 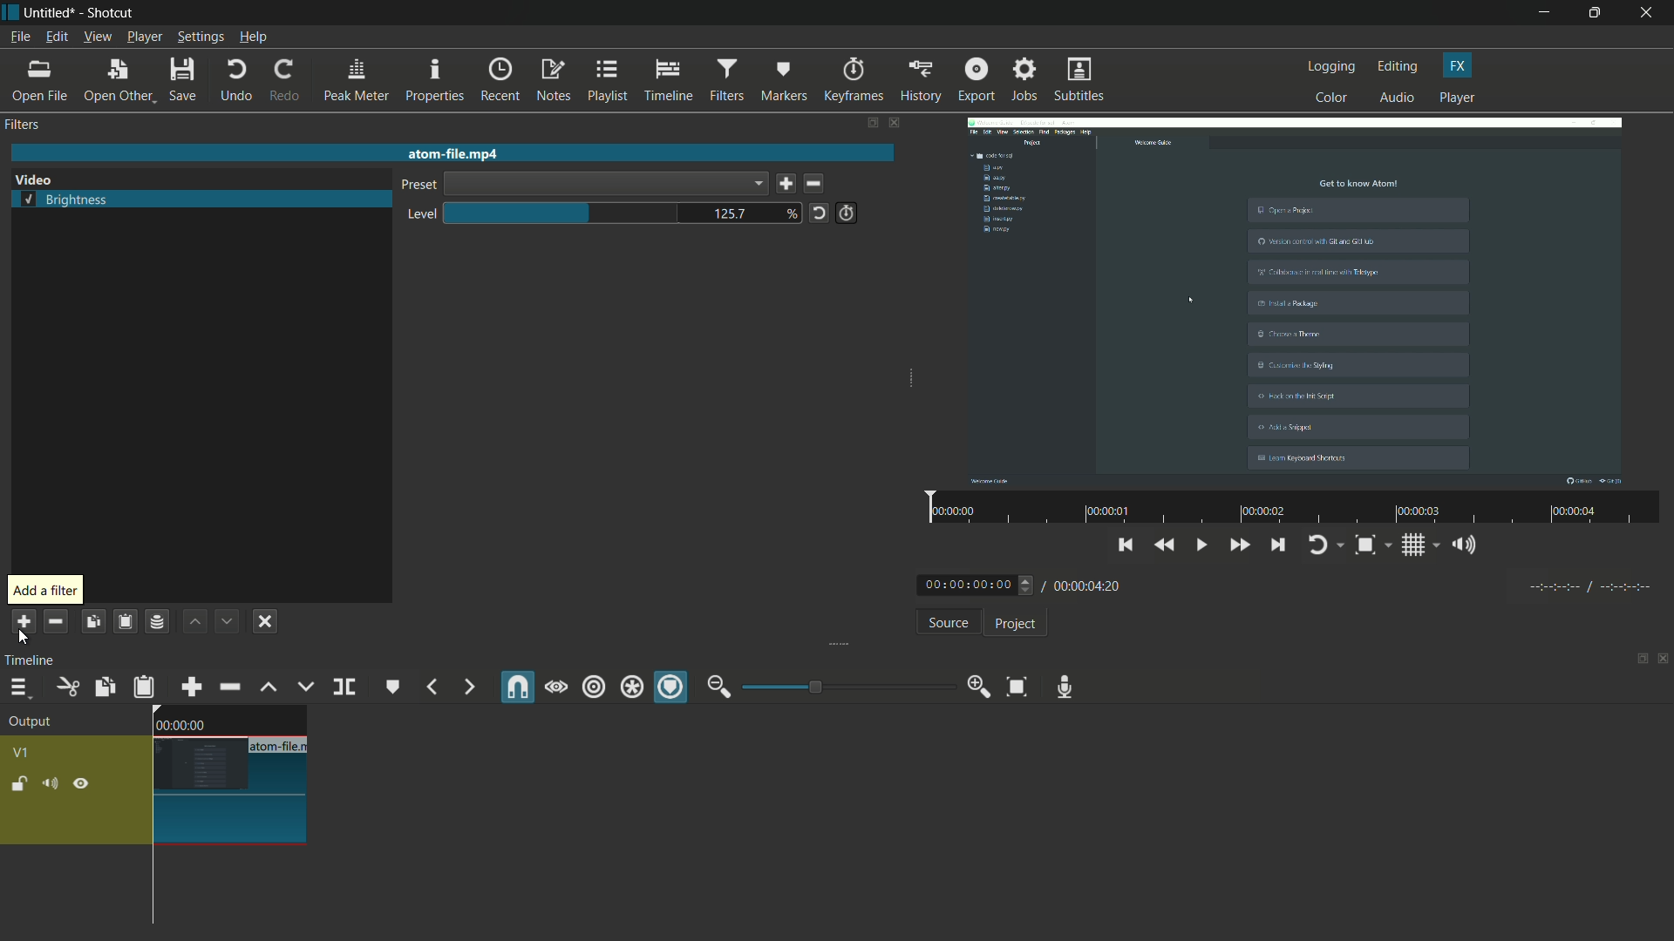 I want to click on delete, so click(x=818, y=185).